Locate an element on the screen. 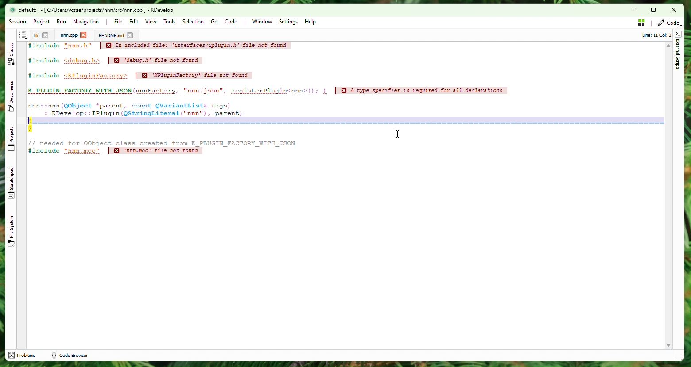 This screenshot has width=691, height=367. Stash is located at coordinates (641, 22).